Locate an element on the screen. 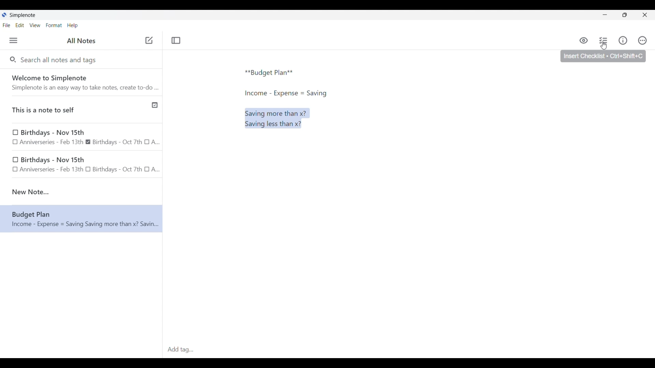 The width and height of the screenshot is (655, 368). Show interface in a smaller tab is located at coordinates (625, 15).